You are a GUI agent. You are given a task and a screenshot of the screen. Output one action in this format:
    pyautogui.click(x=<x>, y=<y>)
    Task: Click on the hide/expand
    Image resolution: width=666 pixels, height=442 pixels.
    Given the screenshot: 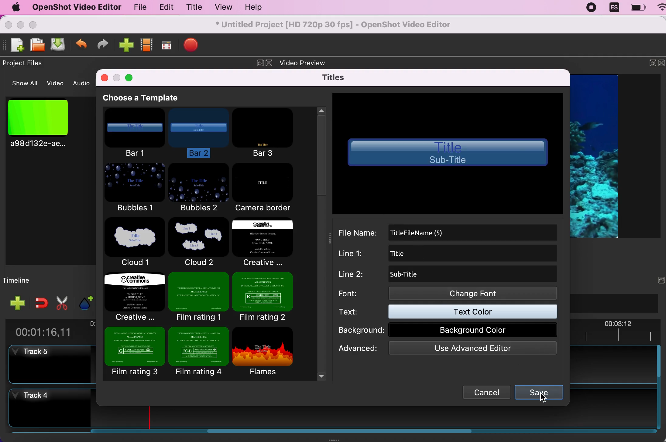 What is the action you would take?
    pyautogui.click(x=255, y=60)
    